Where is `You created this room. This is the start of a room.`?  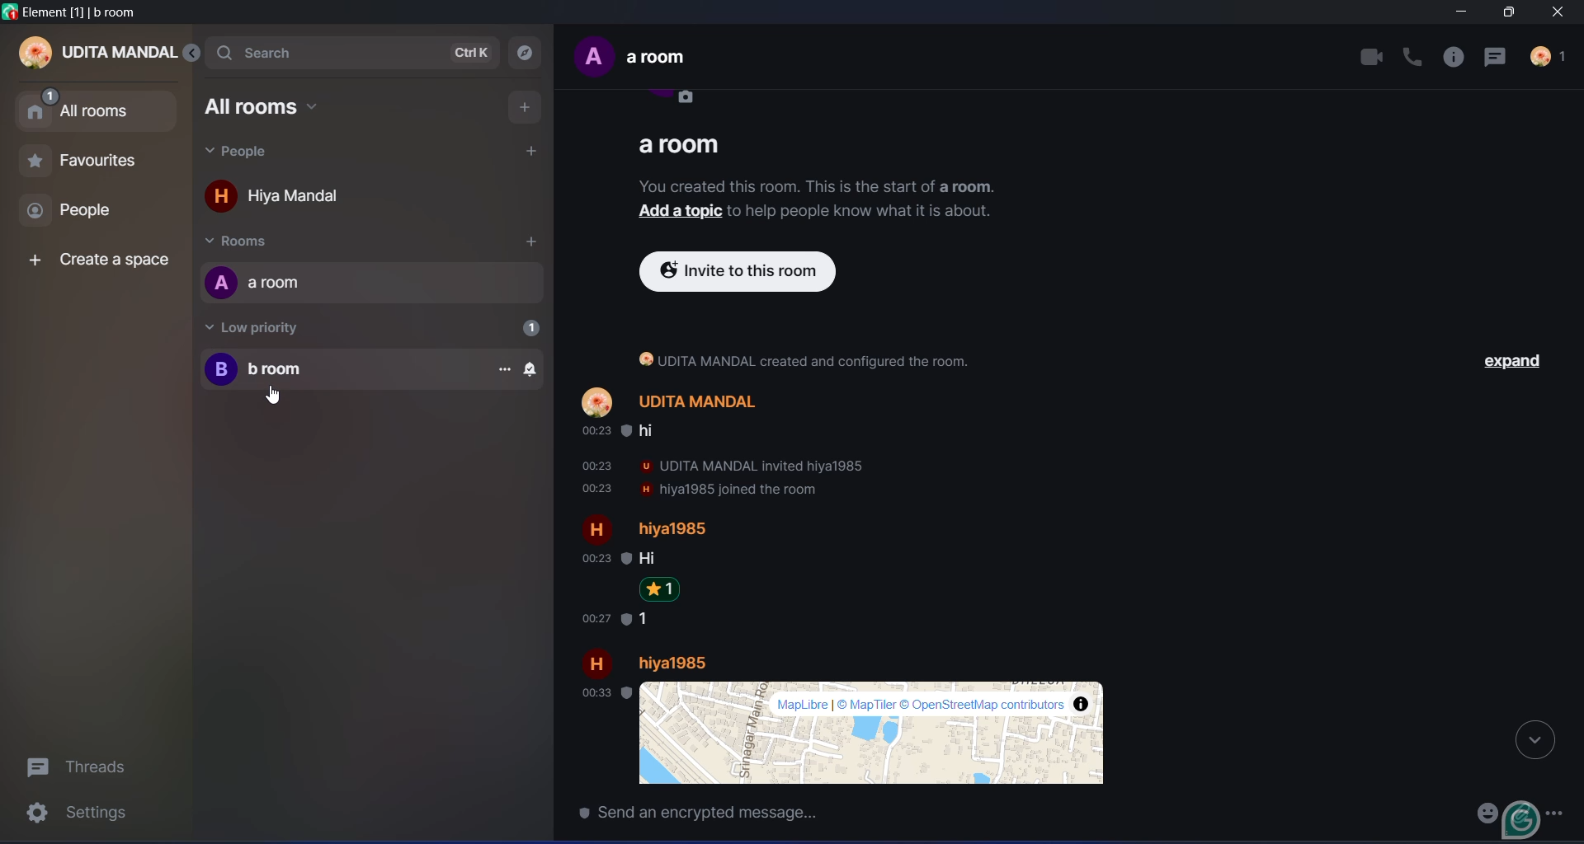 You created this room. This is the start of a room. is located at coordinates (821, 183).